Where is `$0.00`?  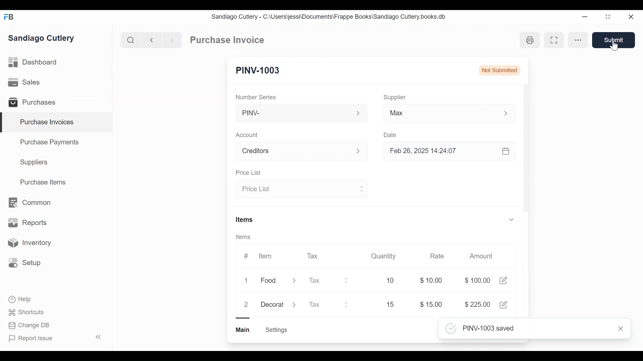 $0.00 is located at coordinates (433, 280).